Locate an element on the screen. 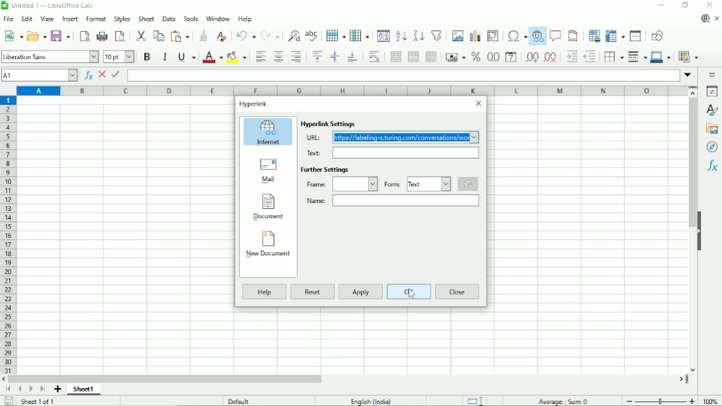 This screenshot has height=406, width=722. Insert or edit pivot table is located at coordinates (493, 35).